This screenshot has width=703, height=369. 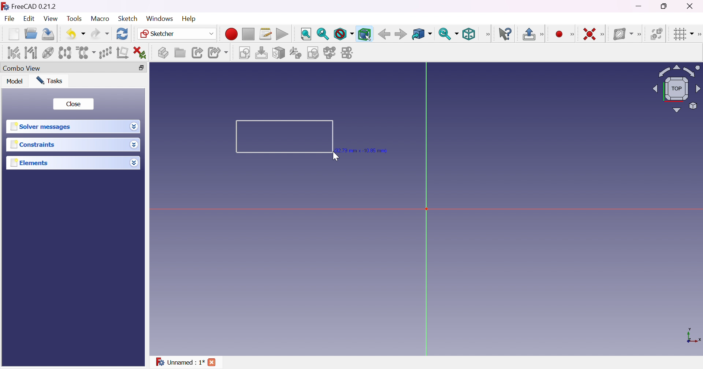 I want to click on Macro, so click(x=100, y=19).